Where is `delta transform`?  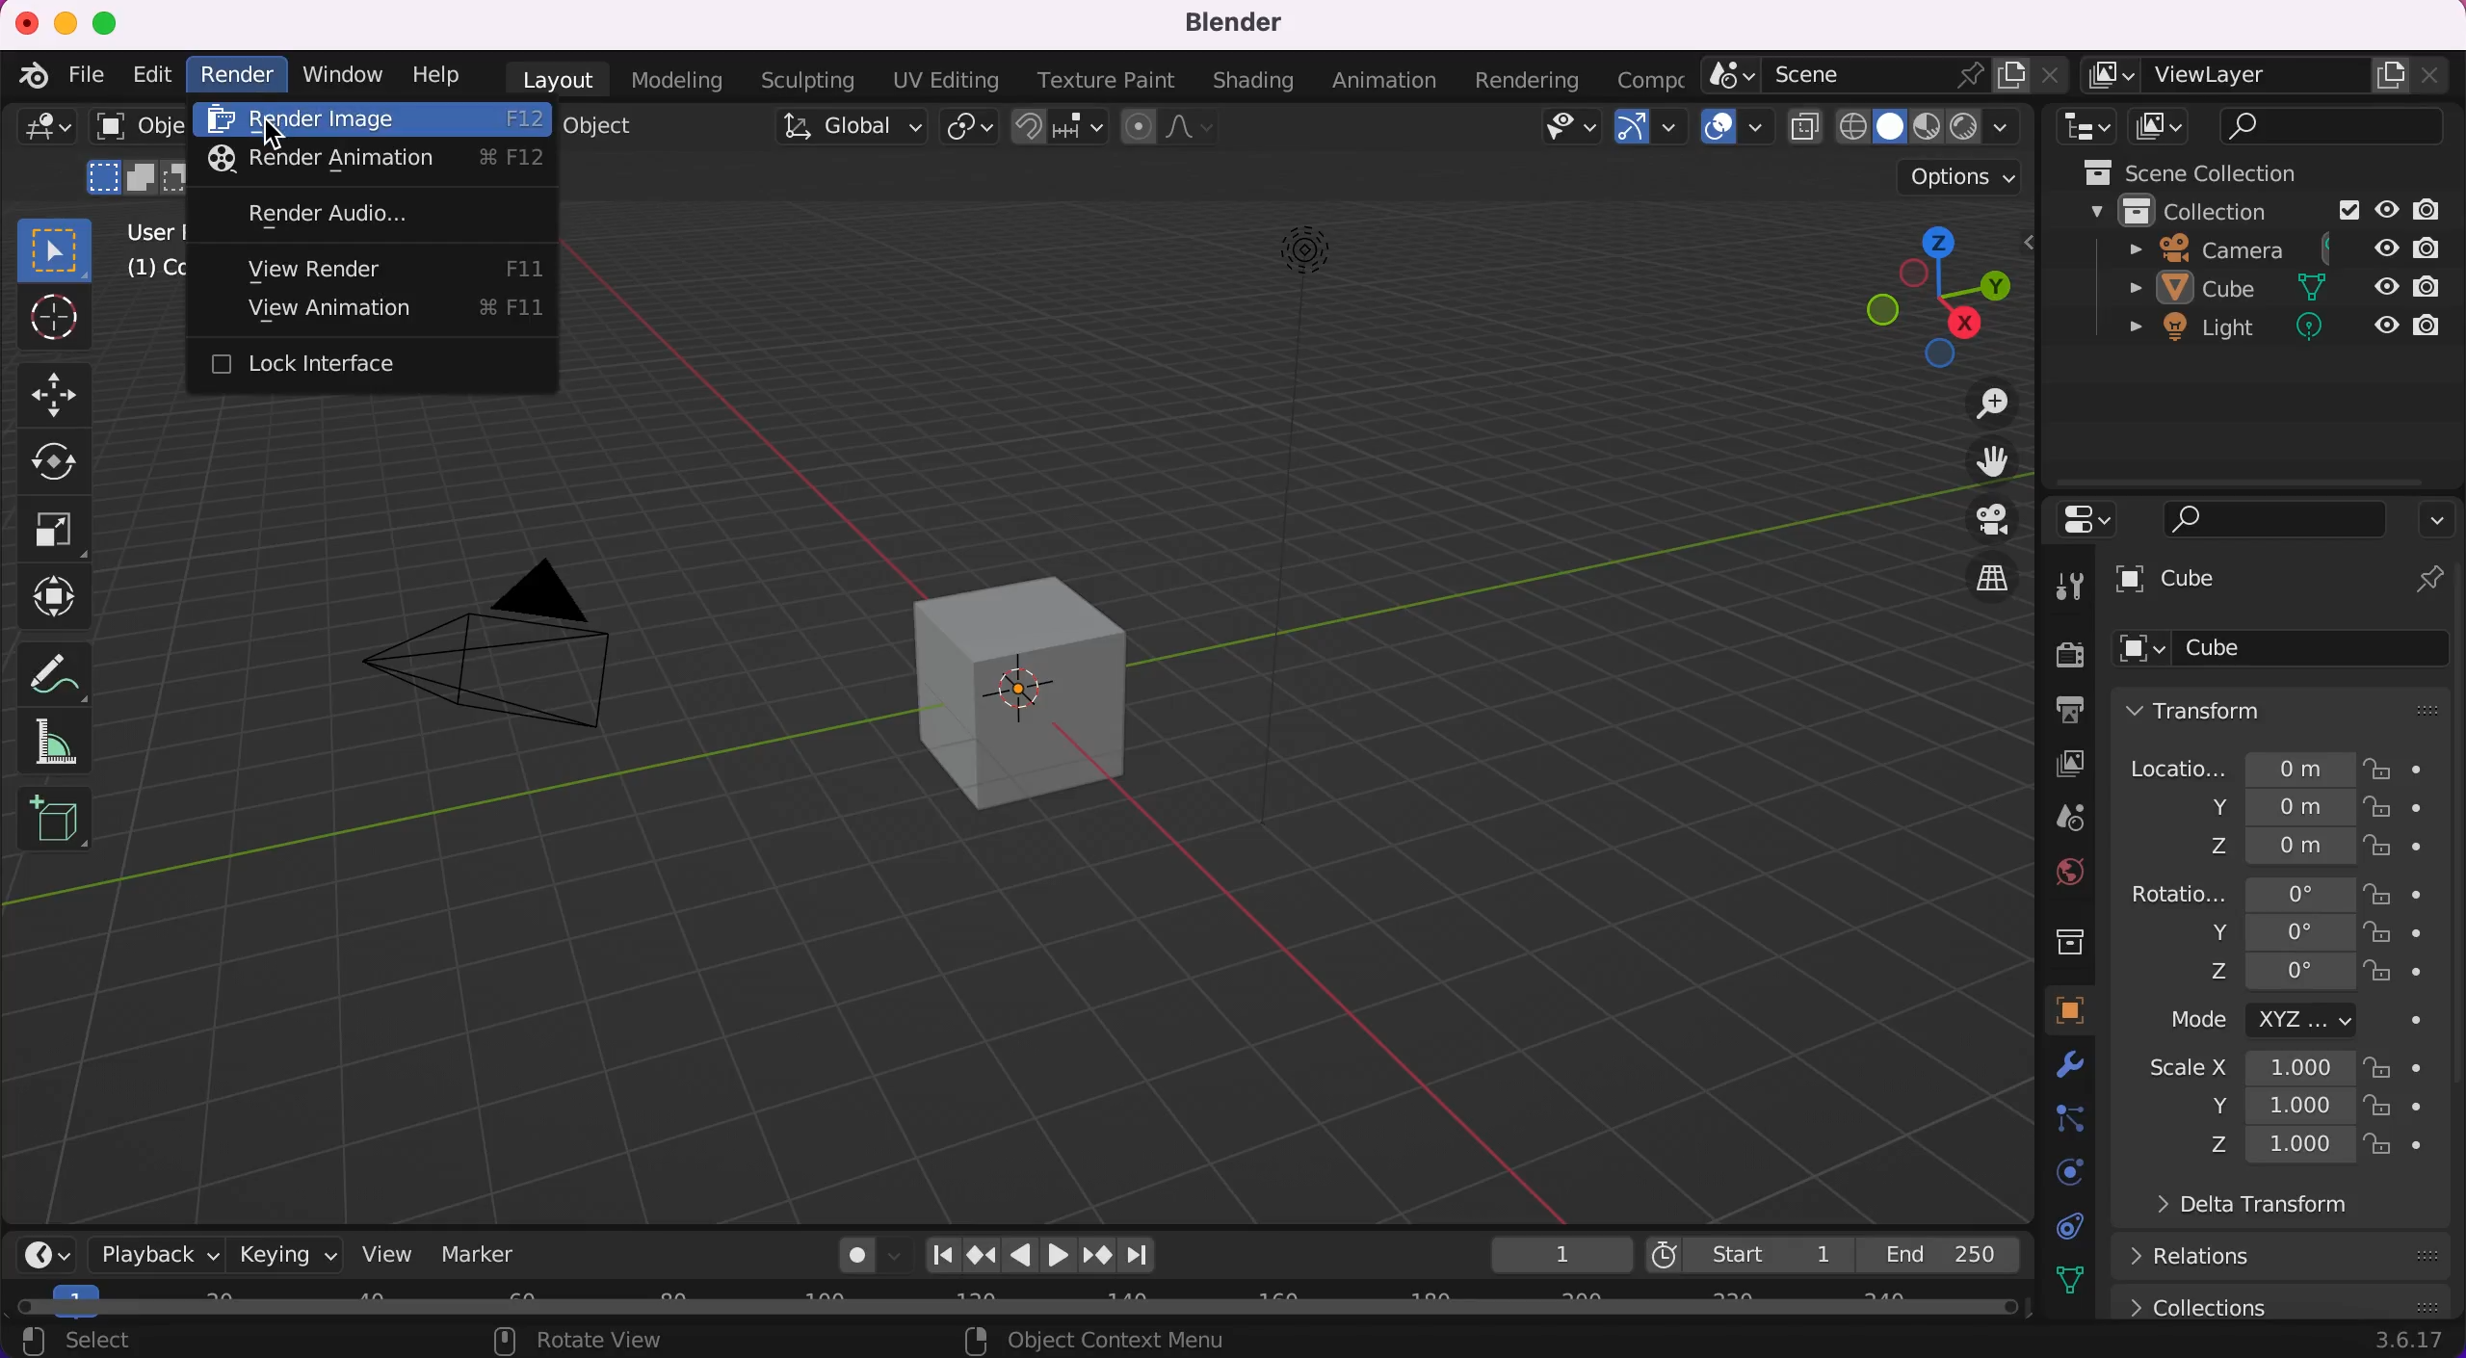 delta transform is located at coordinates (2272, 1208).